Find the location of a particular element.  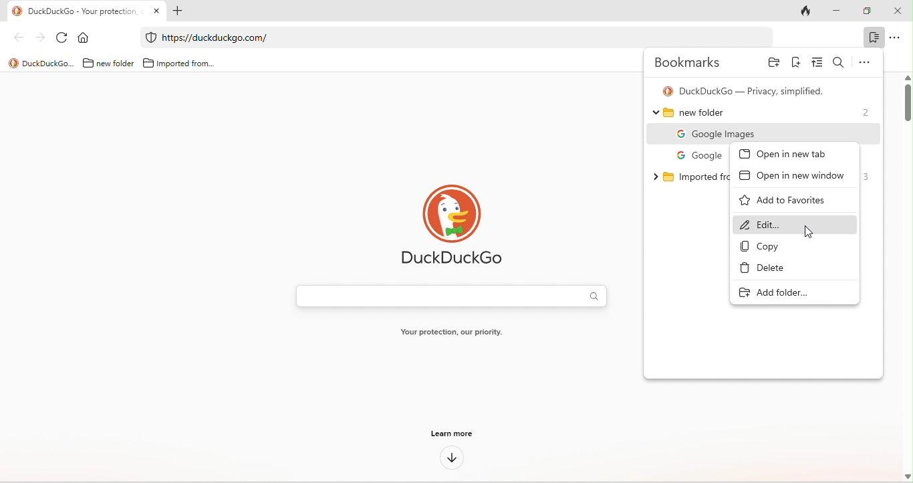

minimize is located at coordinates (842, 11).